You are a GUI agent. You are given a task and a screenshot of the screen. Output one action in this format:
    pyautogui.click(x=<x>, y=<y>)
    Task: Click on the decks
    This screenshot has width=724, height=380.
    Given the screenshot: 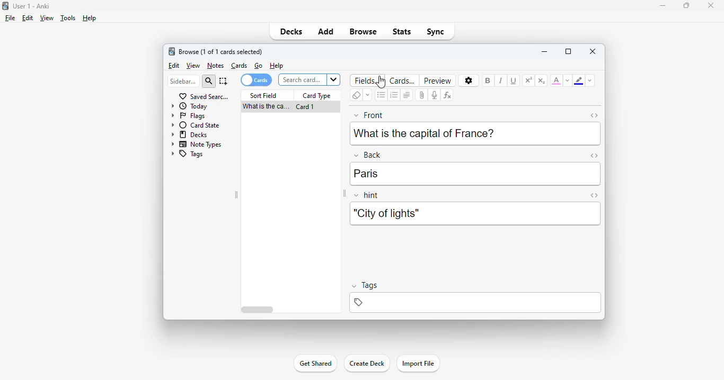 What is the action you would take?
    pyautogui.click(x=190, y=134)
    